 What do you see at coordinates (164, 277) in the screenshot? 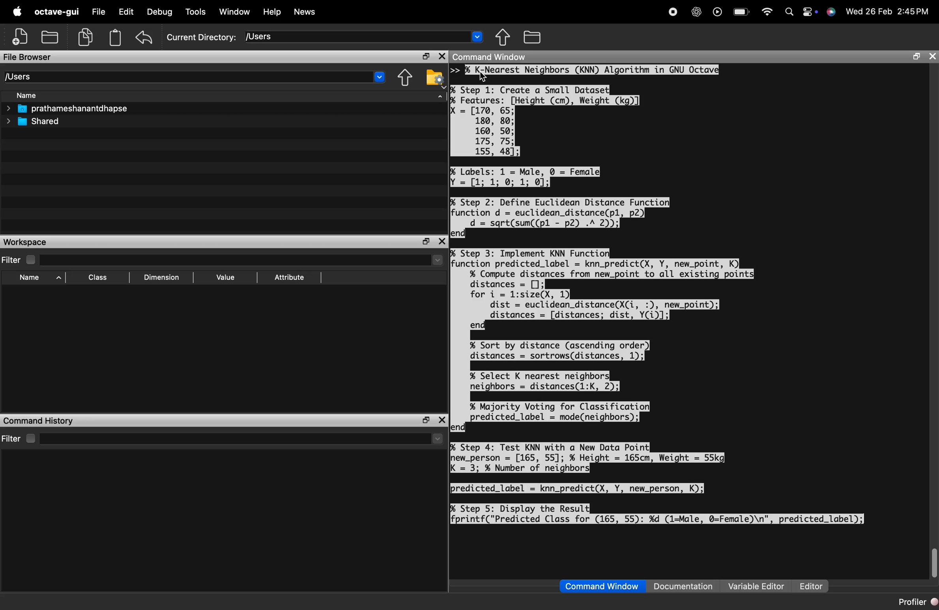
I see `Dimension` at bounding box center [164, 277].